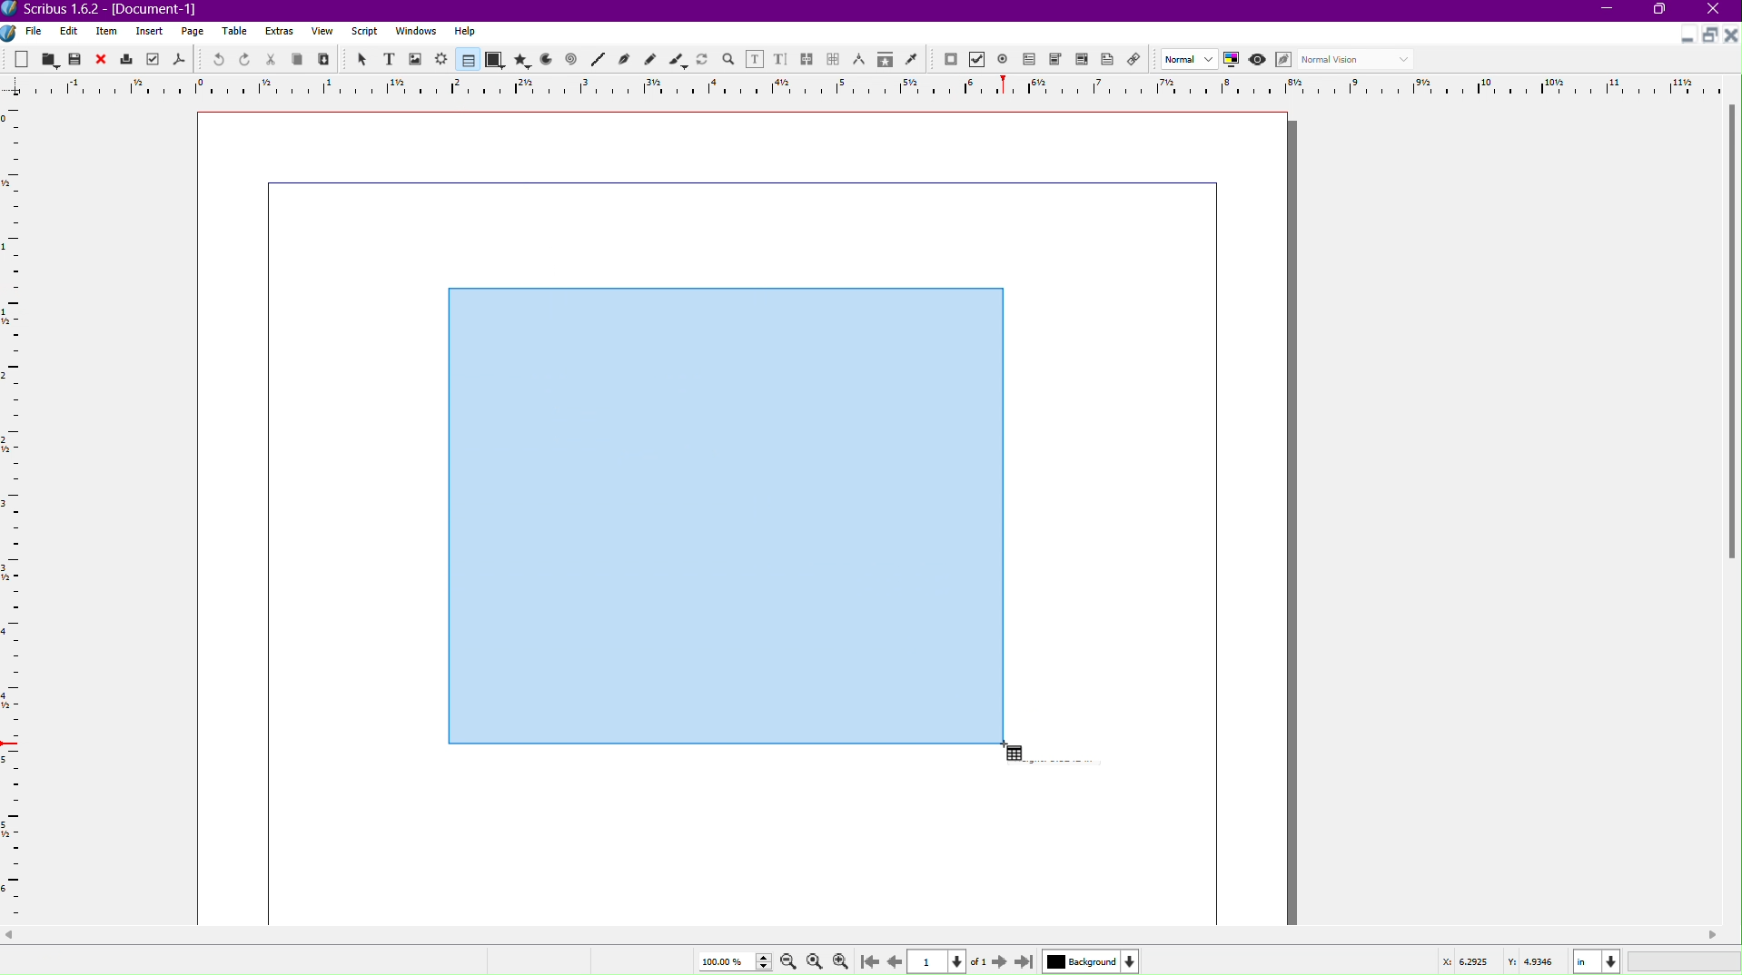 The image size is (1742, 975). What do you see at coordinates (871, 935) in the screenshot?
I see `Scrollbar` at bounding box center [871, 935].